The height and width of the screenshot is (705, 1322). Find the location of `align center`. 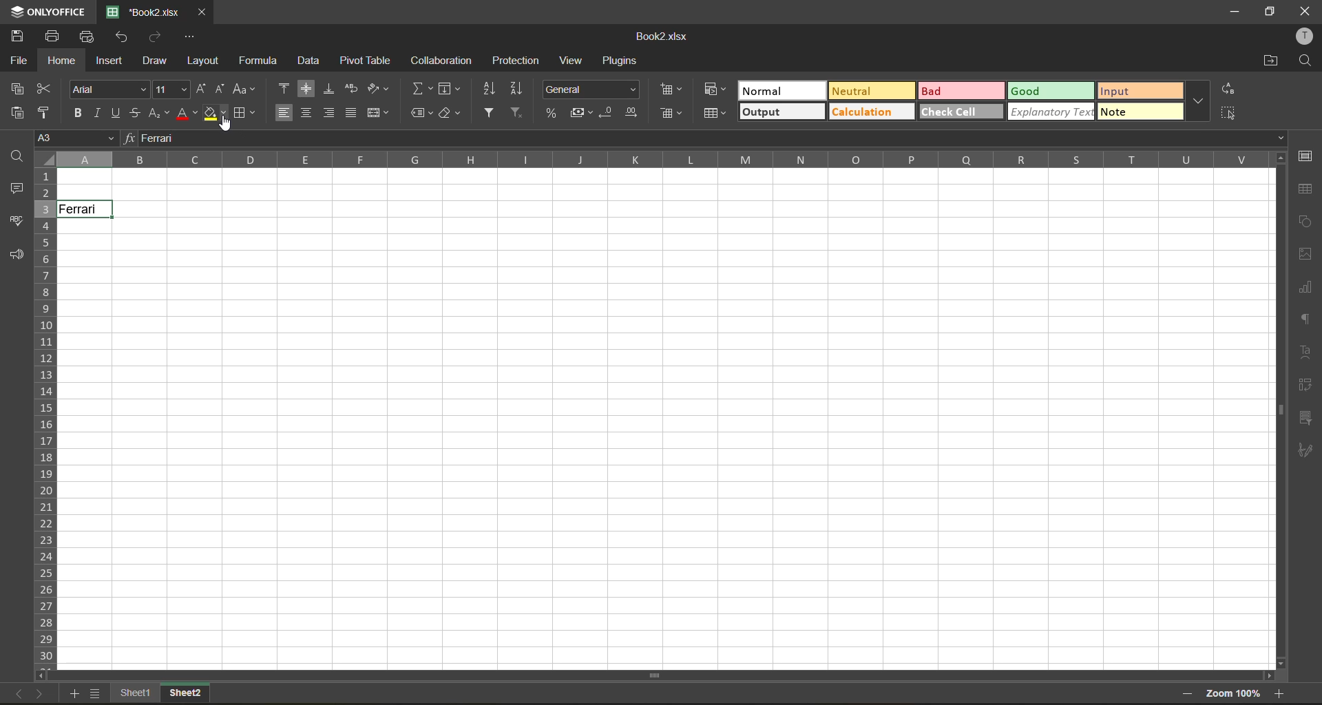

align center is located at coordinates (307, 112).